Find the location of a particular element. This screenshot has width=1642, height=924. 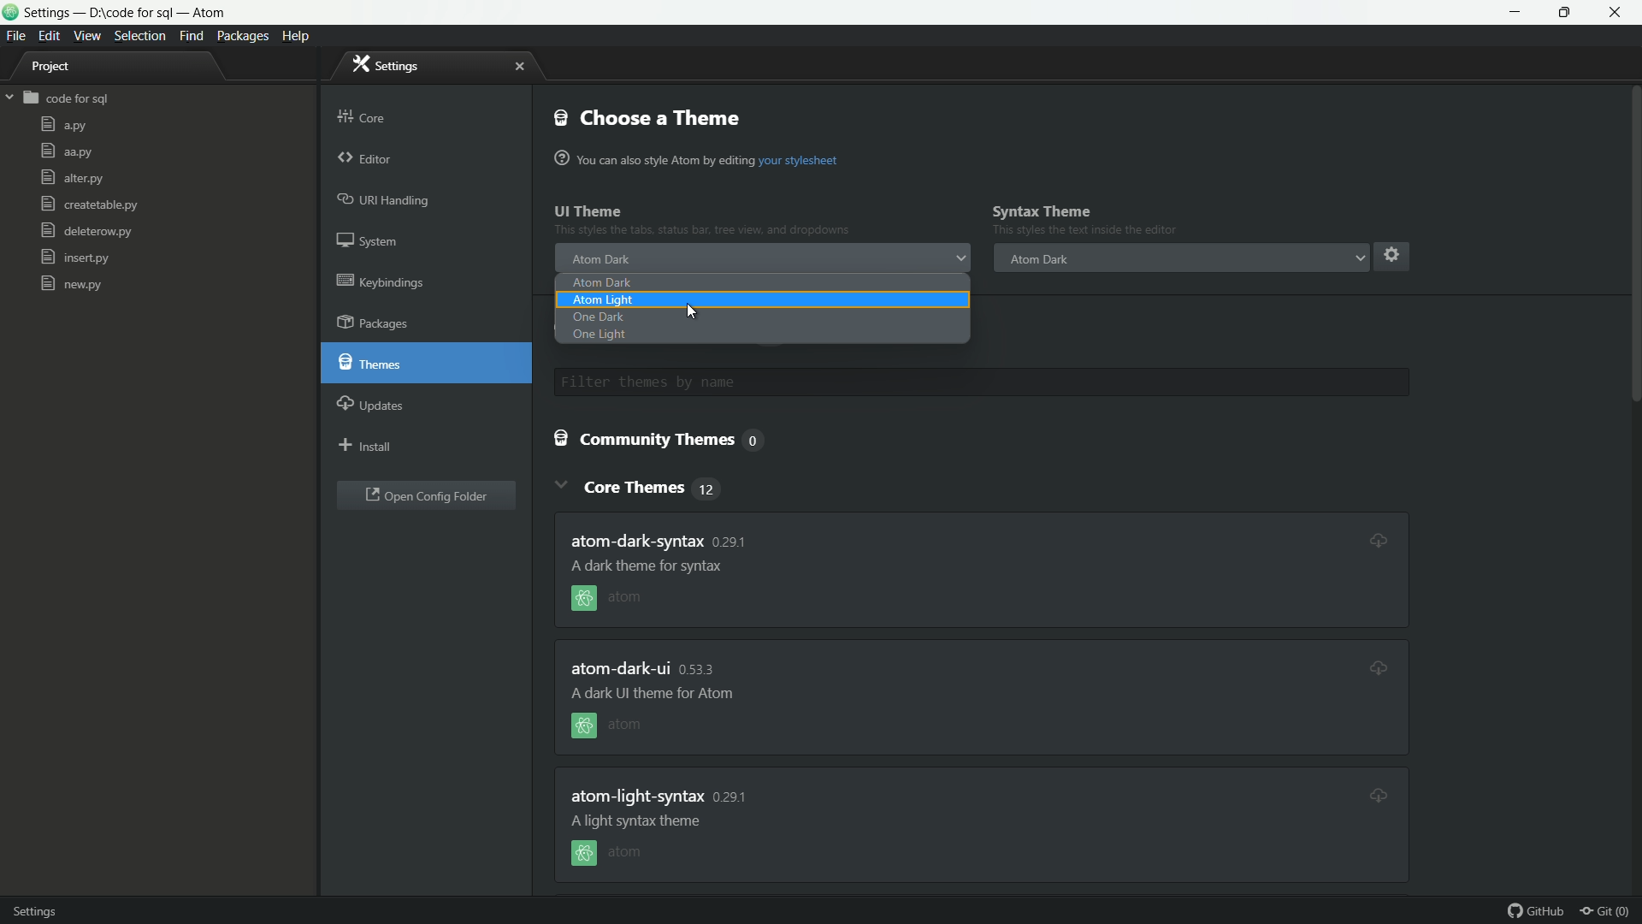

system is located at coordinates (371, 244).